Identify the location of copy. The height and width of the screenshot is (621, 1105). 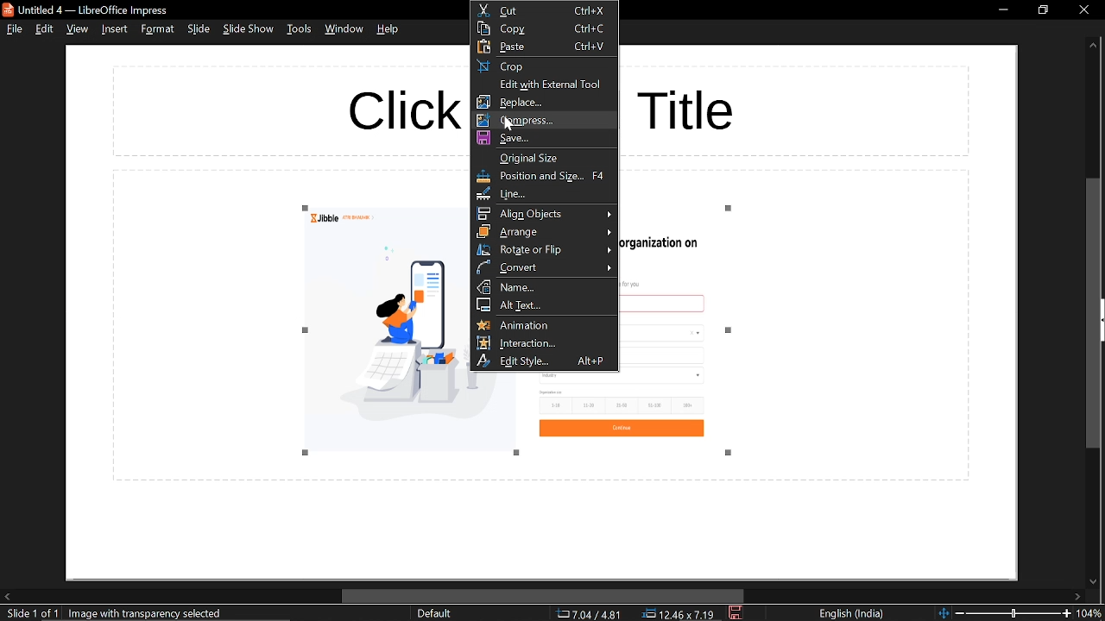
(518, 28).